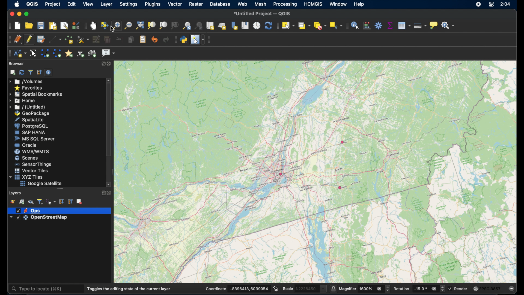 Image resolution: width=524 pixels, height=295 pixels. I want to click on create text annotation at point, so click(81, 54).